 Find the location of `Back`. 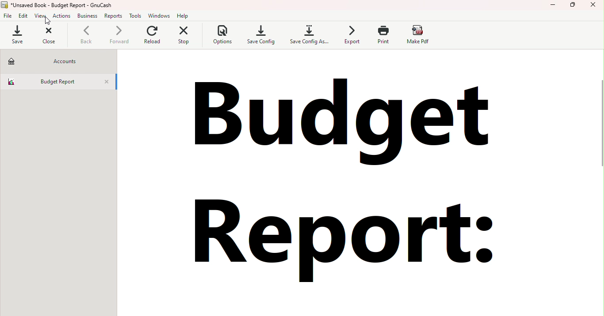

Back is located at coordinates (85, 36).